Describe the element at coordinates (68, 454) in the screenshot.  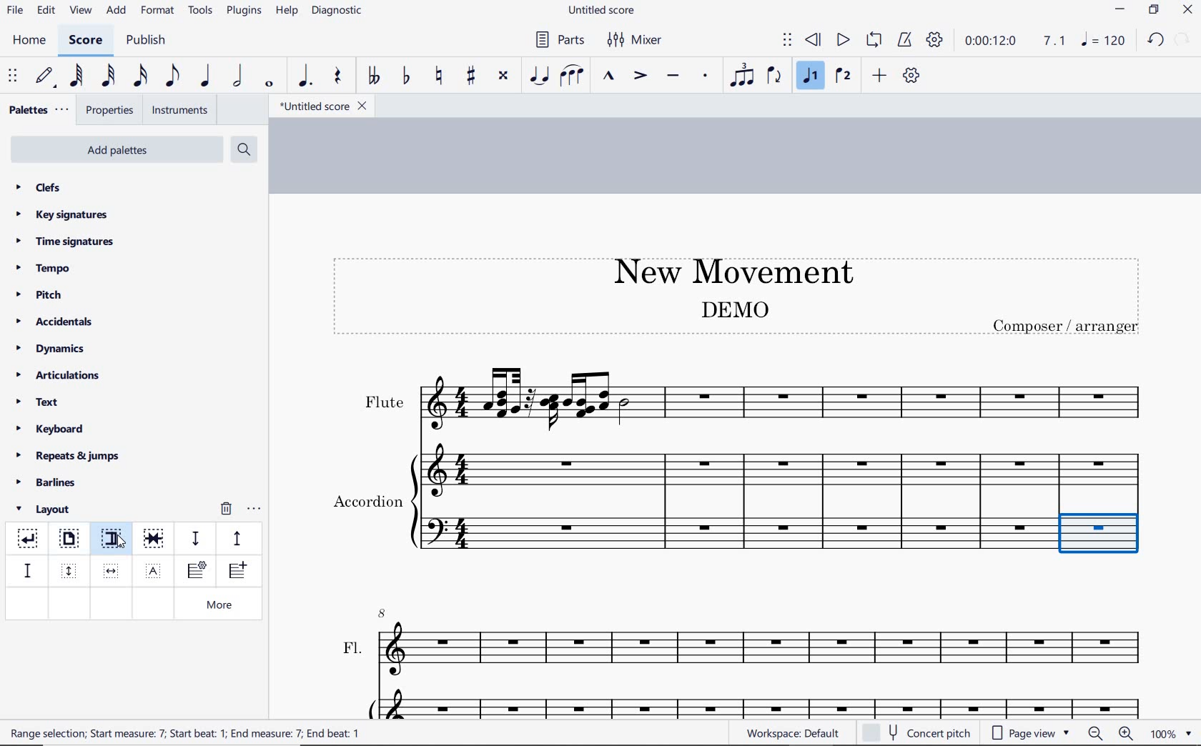
I see `repeats & jumps` at that location.